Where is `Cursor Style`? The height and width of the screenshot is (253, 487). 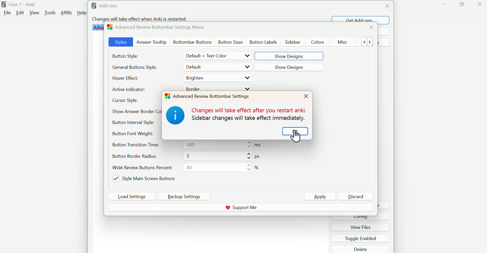 Cursor Style is located at coordinates (125, 101).